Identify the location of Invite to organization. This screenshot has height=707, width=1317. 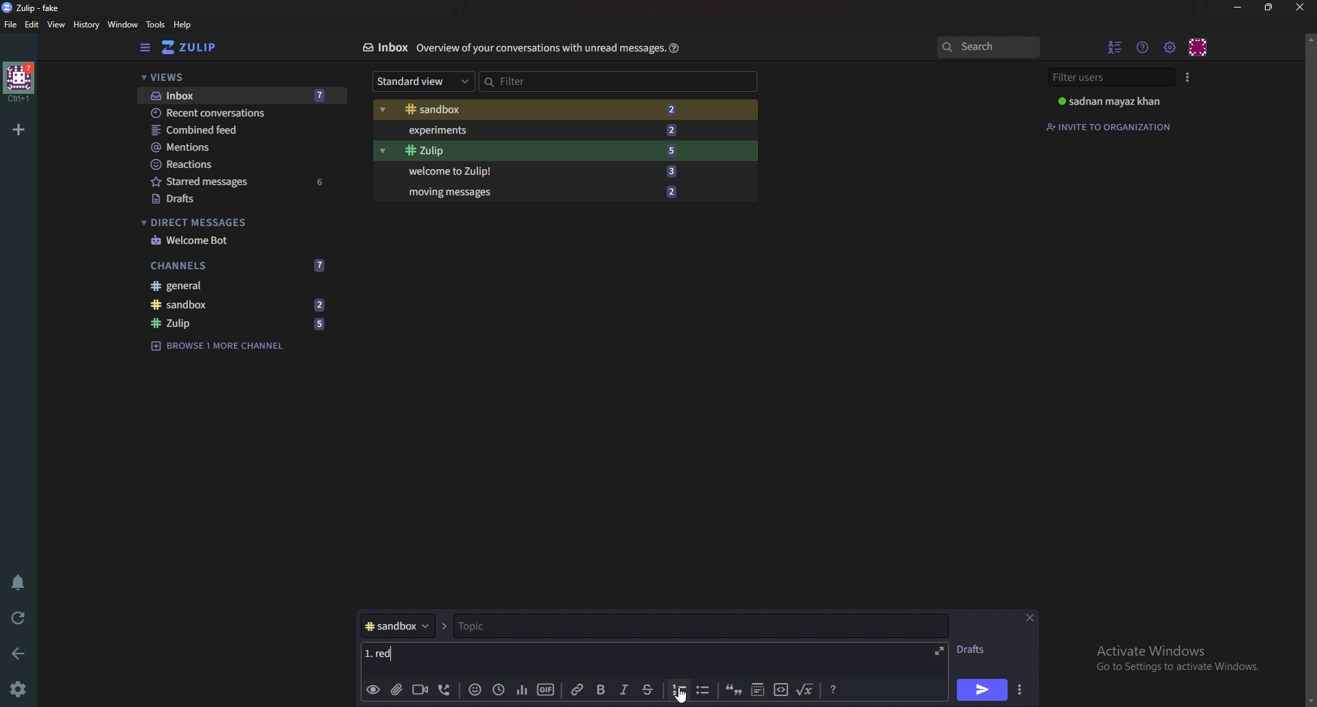
(1111, 125).